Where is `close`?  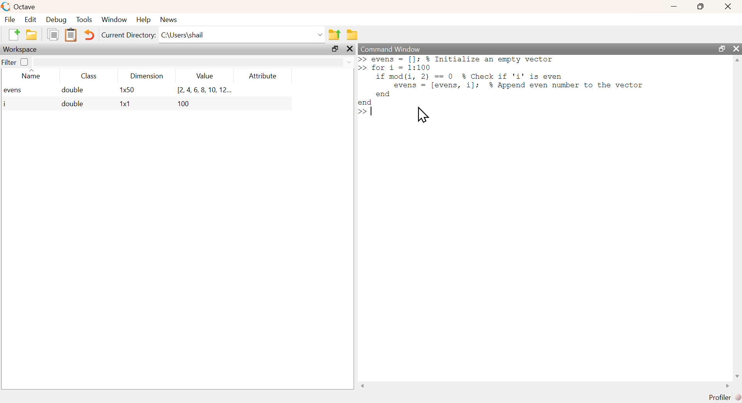
close is located at coordinates (350, 49).